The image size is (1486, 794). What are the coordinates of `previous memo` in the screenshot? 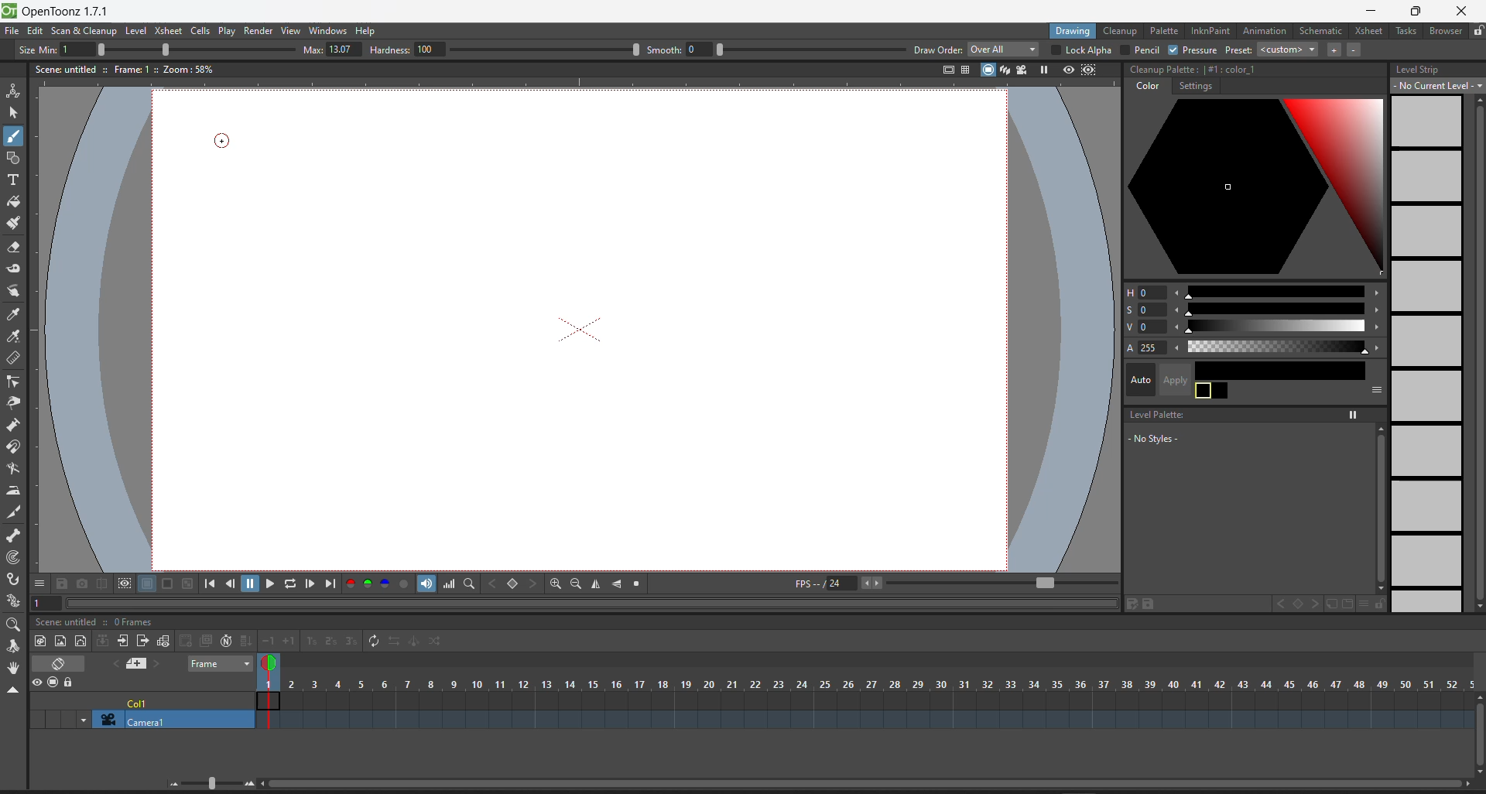 It's located at (112, 665).